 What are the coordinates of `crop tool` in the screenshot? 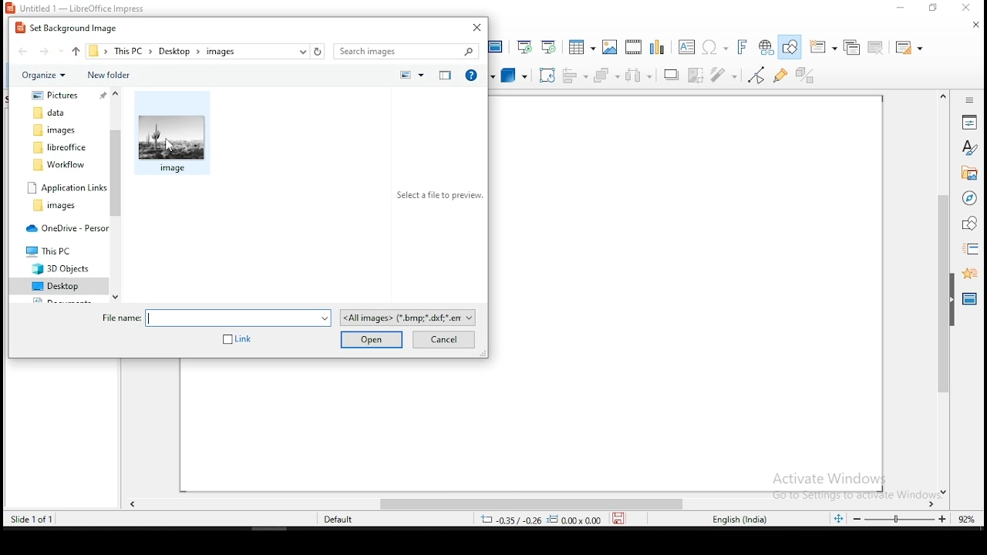 It's located at (547, 76).